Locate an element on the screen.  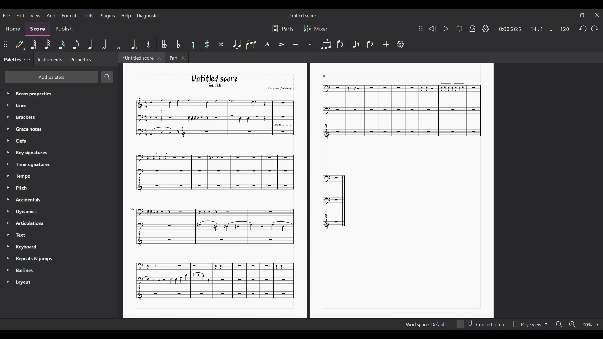
Play is located at coordinates (446, 29).